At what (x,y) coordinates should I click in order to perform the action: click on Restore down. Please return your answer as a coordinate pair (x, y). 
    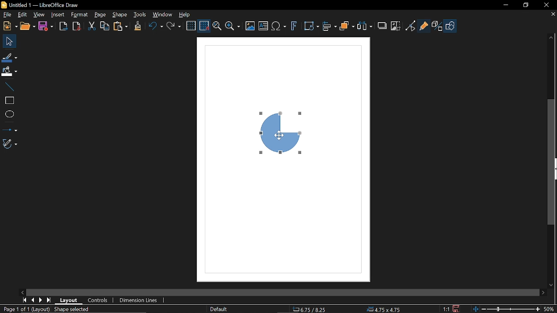
    Looking at the image, I should click on (525, 4).